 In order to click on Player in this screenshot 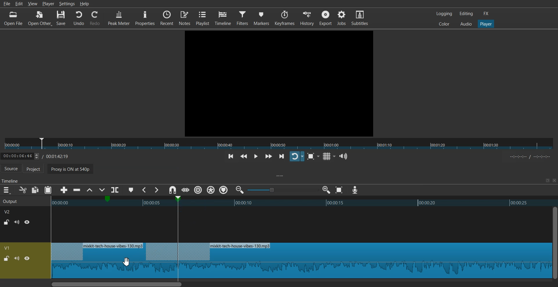, I will do `click(486, 24)`.